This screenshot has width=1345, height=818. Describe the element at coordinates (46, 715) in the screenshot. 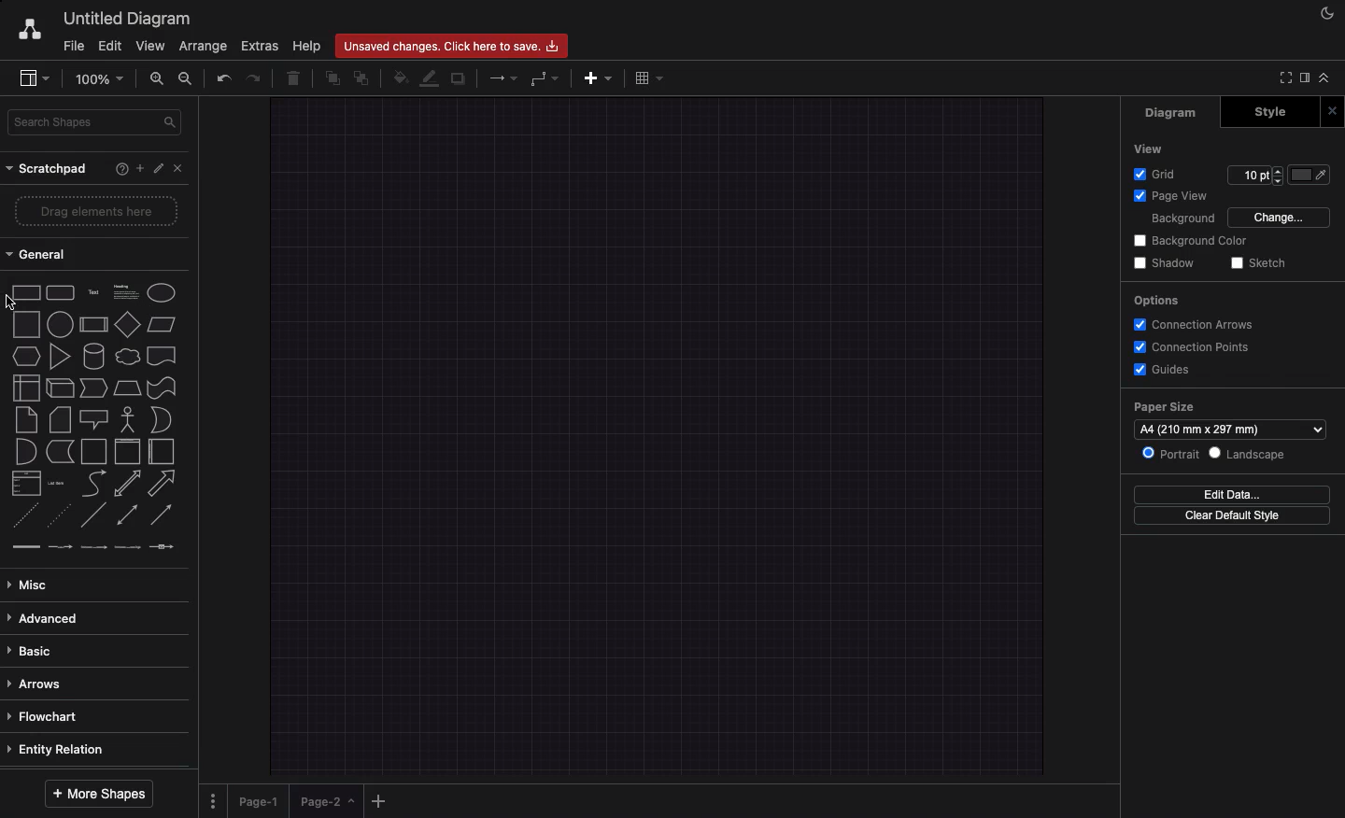

I see `Flowchart` at that location.